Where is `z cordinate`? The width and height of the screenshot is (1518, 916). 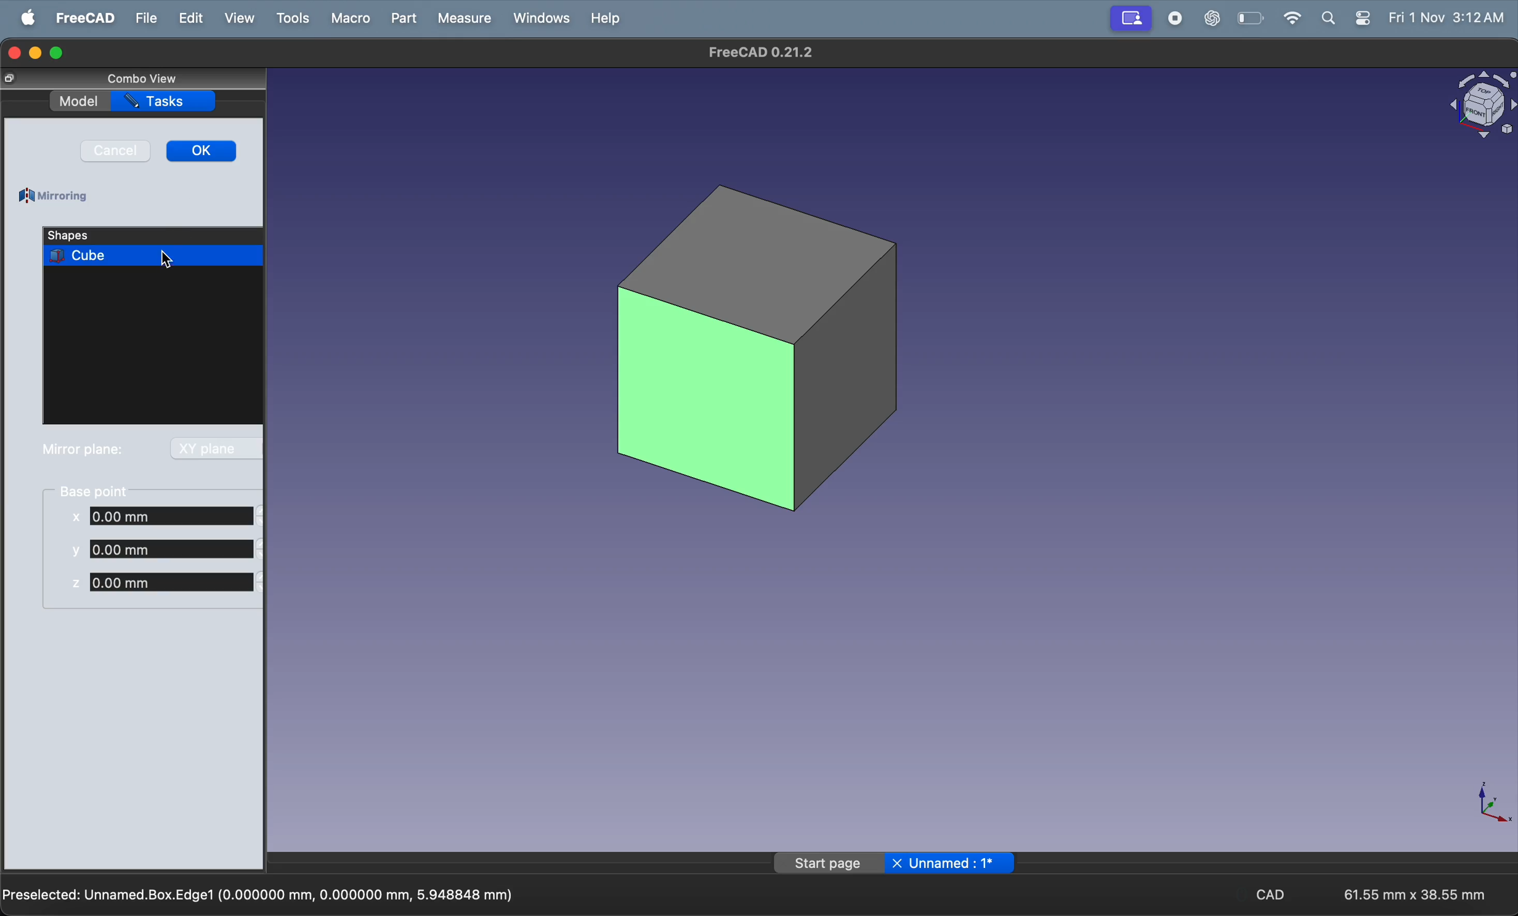
z cordinate is located at coordinates (164, 582).